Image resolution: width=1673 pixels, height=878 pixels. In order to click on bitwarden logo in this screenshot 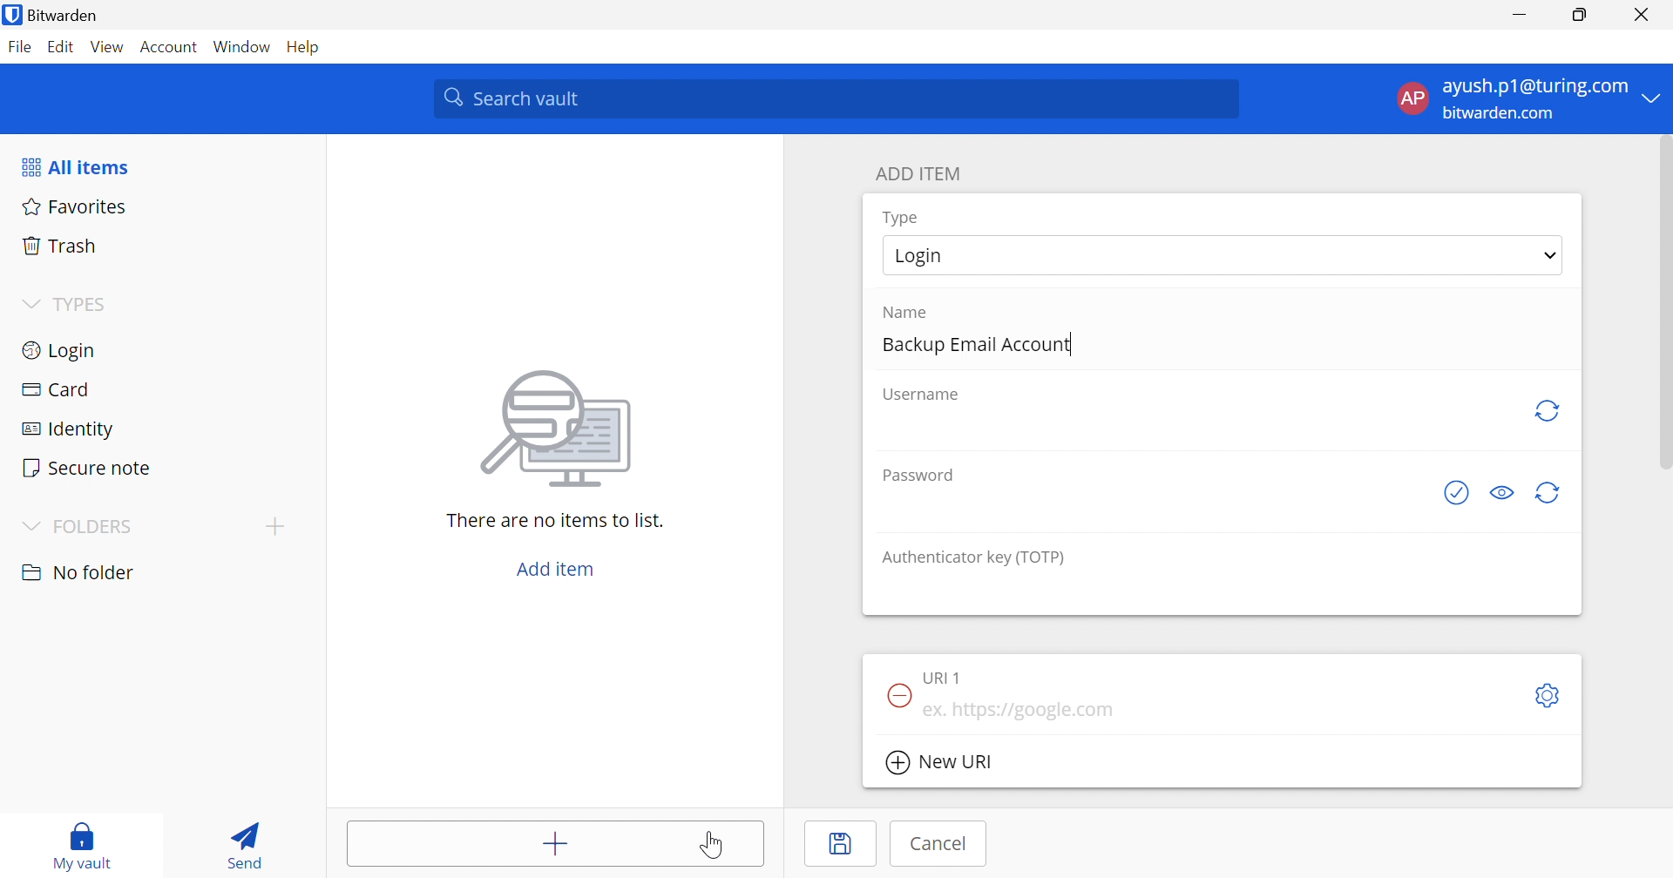, I will do `click(12, 15)`.